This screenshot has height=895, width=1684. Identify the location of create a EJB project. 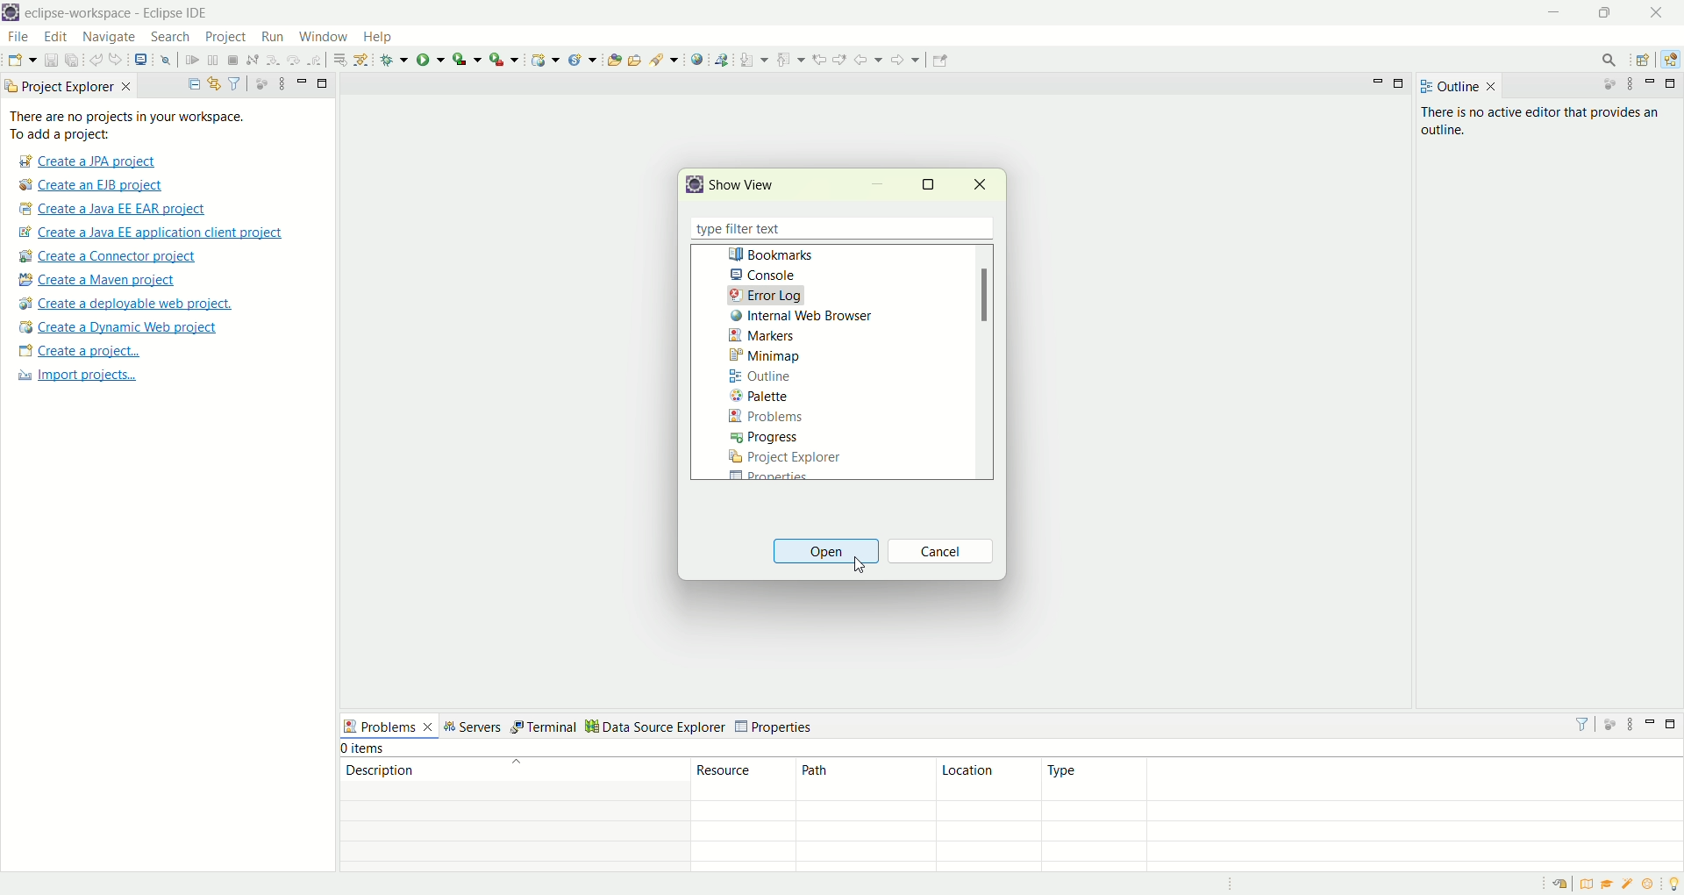
(95, 185).